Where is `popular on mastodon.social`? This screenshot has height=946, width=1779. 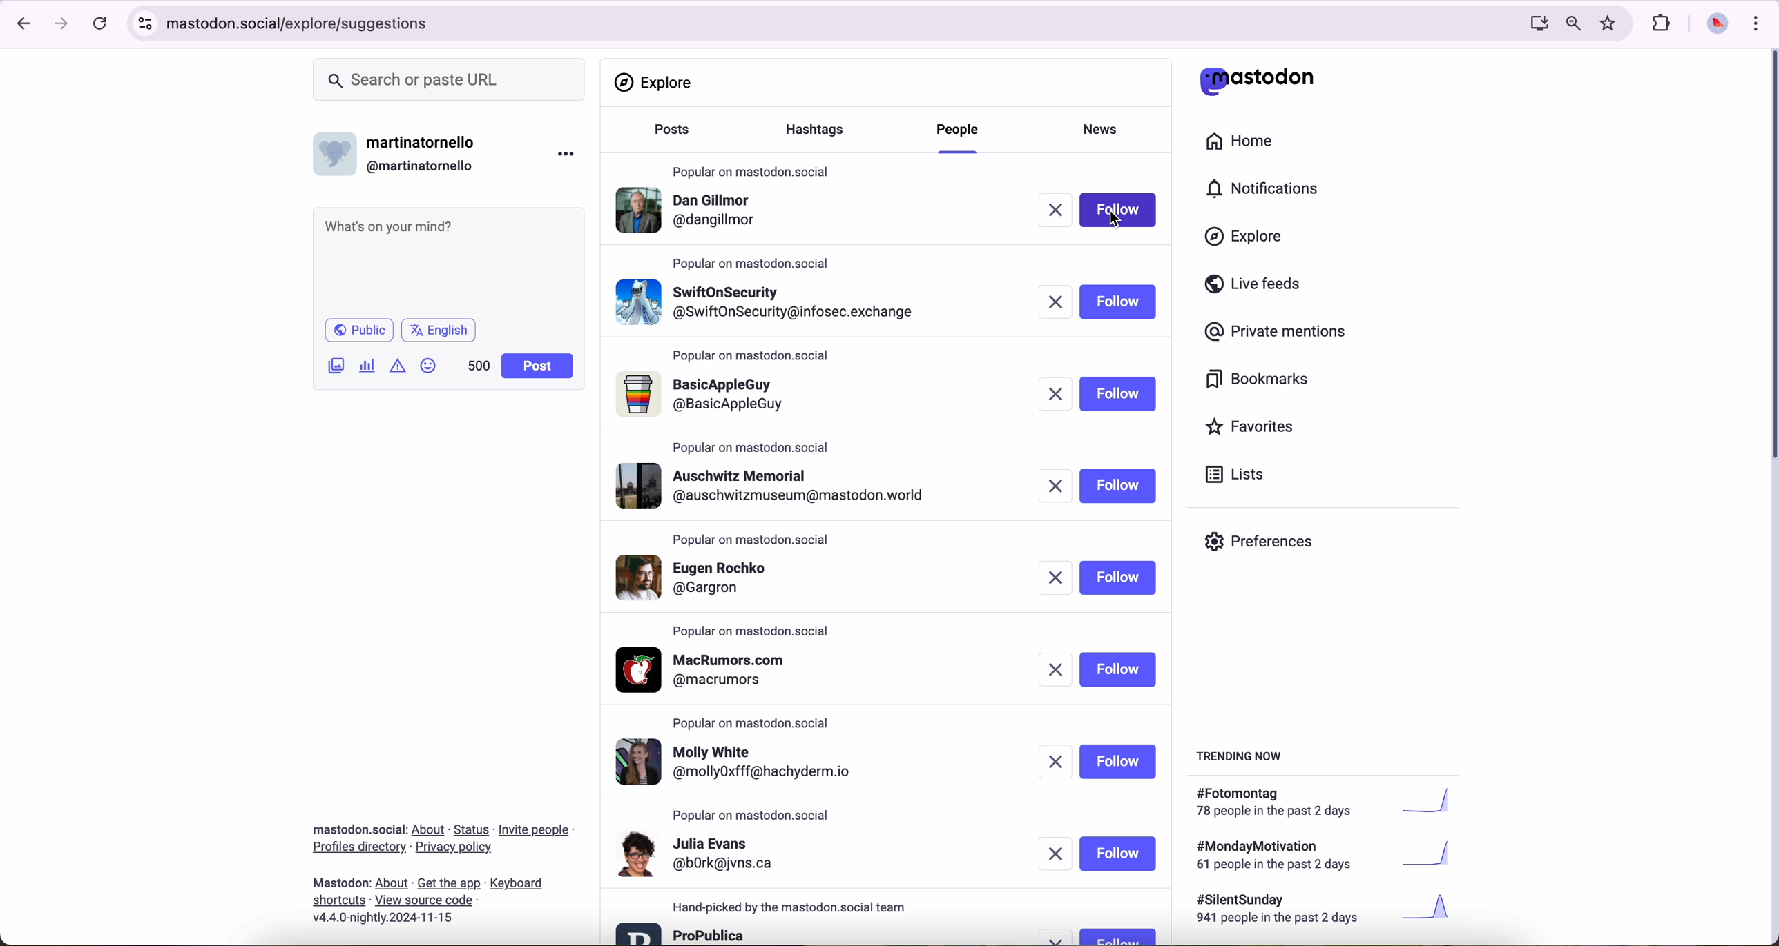
popular on mastodon.social is located at coordinates (749, 537).